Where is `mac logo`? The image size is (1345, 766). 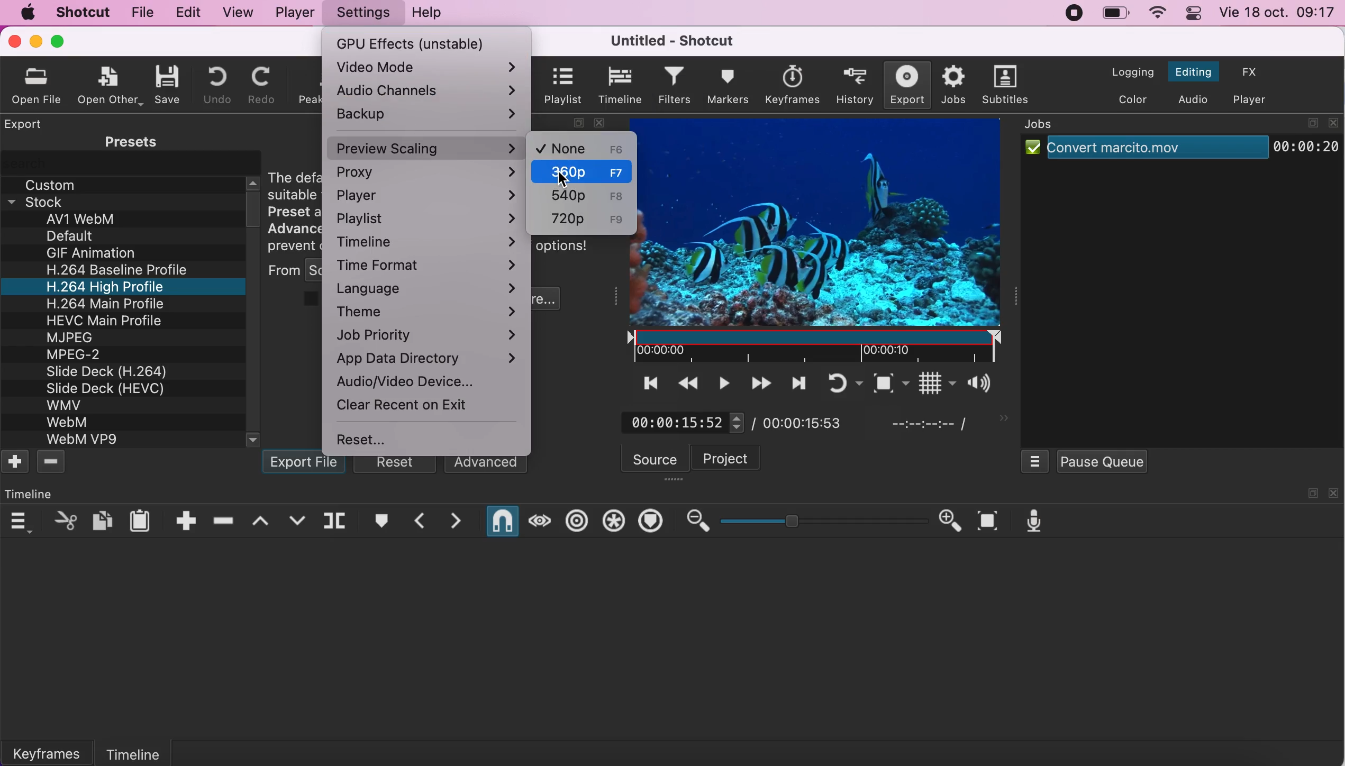
mac logo is located at coordinates (24, 12).